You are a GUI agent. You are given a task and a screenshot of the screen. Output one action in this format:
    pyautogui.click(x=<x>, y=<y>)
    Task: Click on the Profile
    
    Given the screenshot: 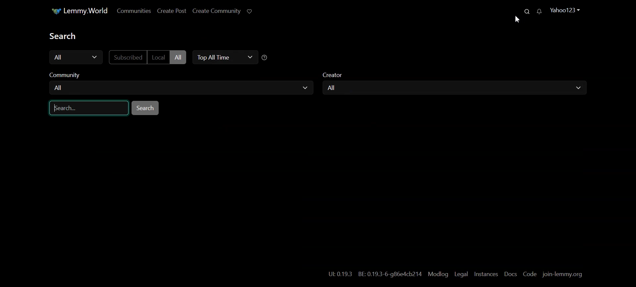 What is the action you would take?
    pyautogui.click(x=562, y=10)
    